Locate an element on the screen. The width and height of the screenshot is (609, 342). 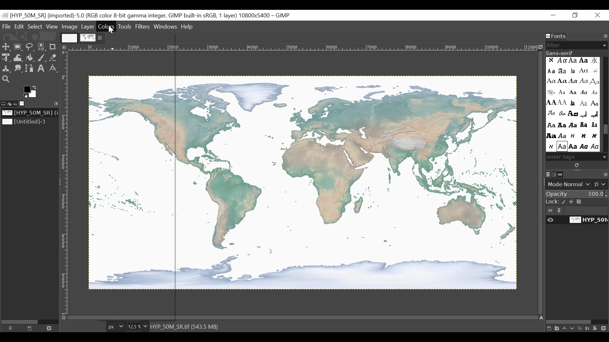
Close is located at coordinates (598, 16).